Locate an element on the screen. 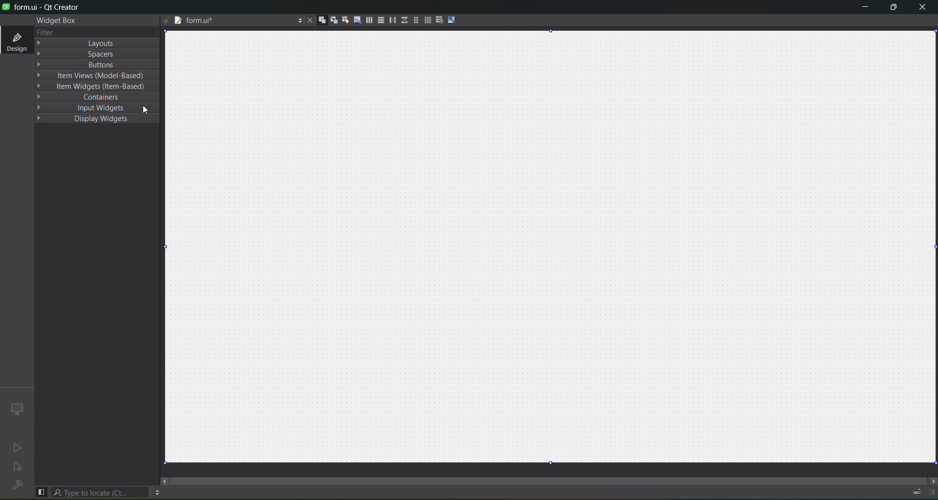  show left is located at coordinates (42, 491).